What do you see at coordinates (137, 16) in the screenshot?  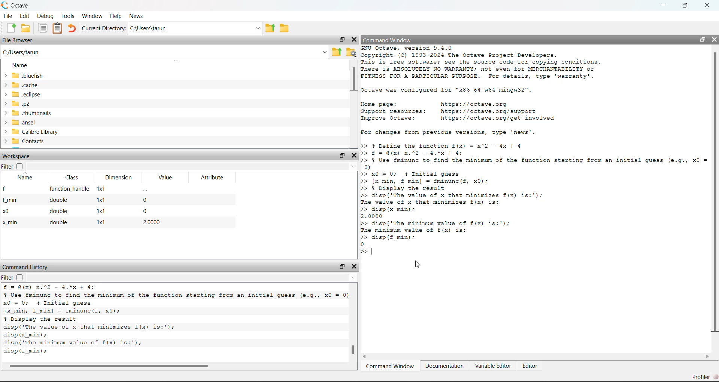 I see `News` at bounding box center [137, 16].